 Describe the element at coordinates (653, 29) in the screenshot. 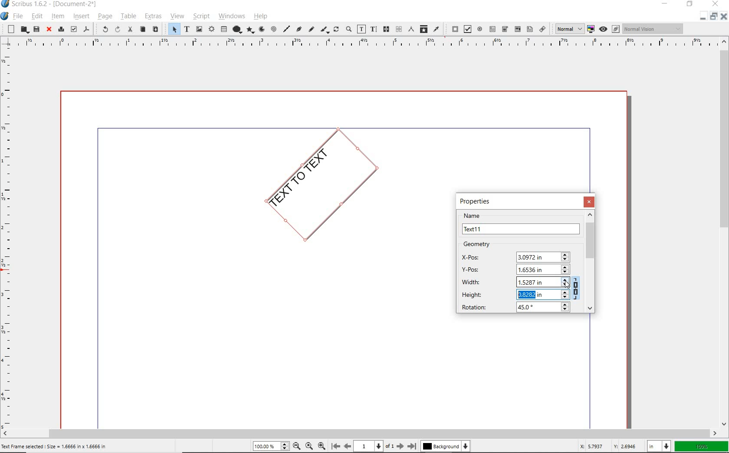

I see `visual appearance of display` at that location.